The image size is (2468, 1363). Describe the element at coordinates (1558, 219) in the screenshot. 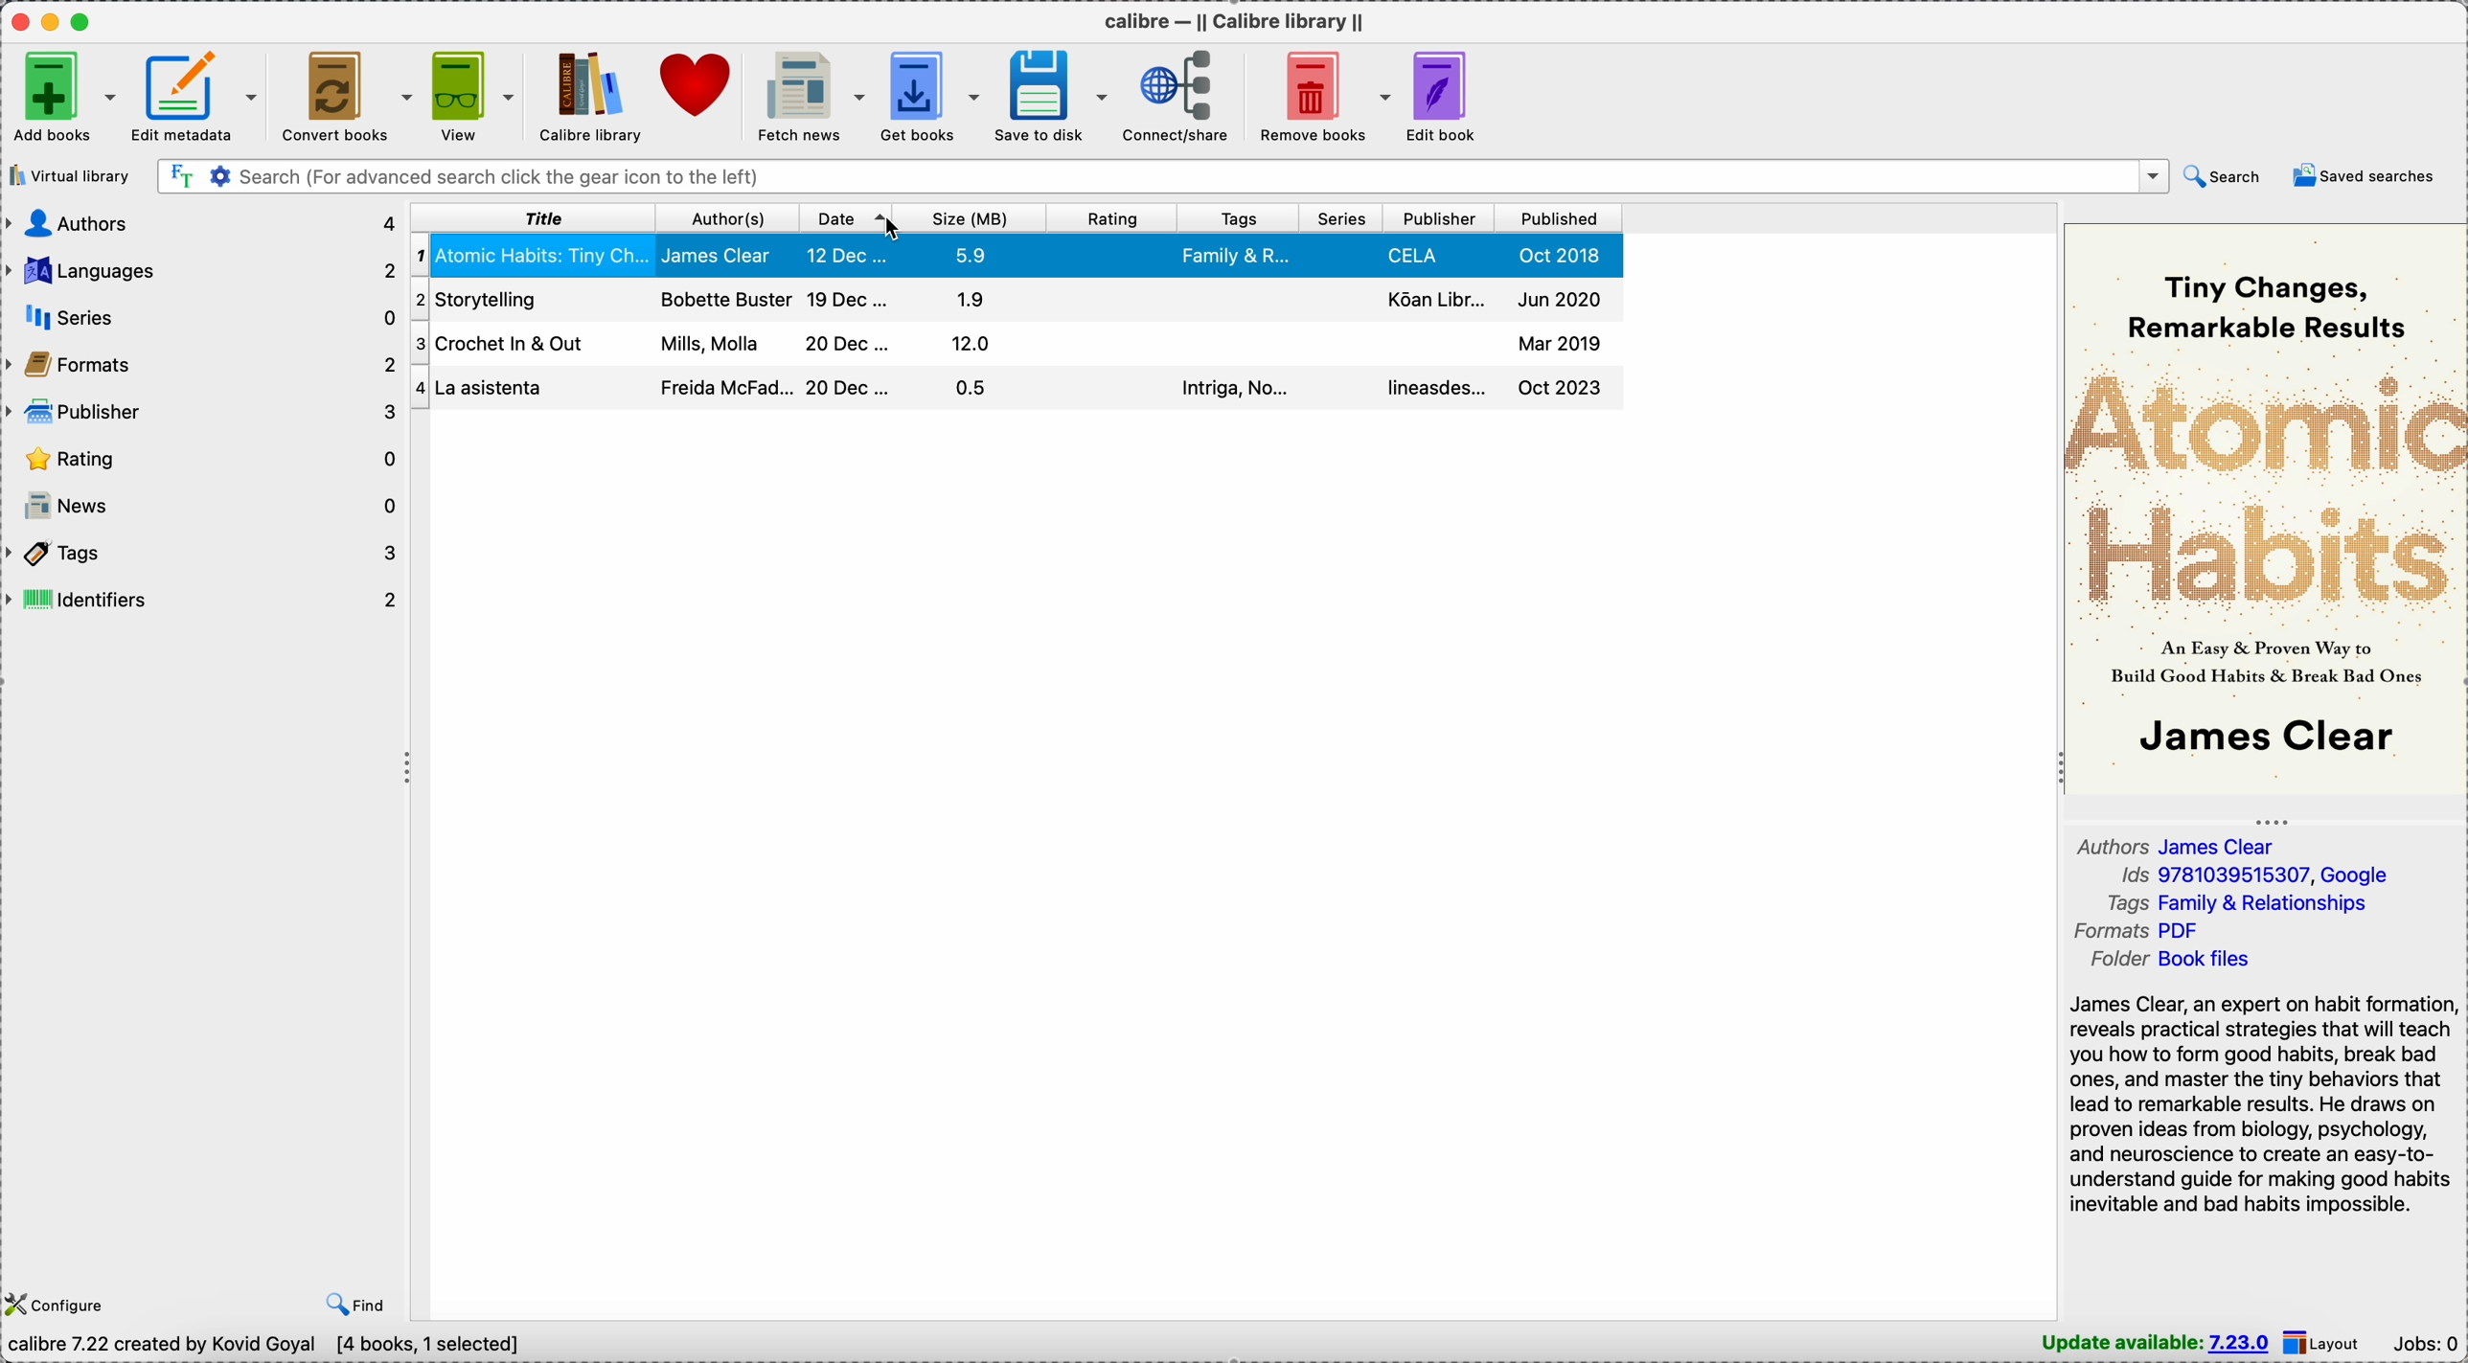

I see `published` at that location.